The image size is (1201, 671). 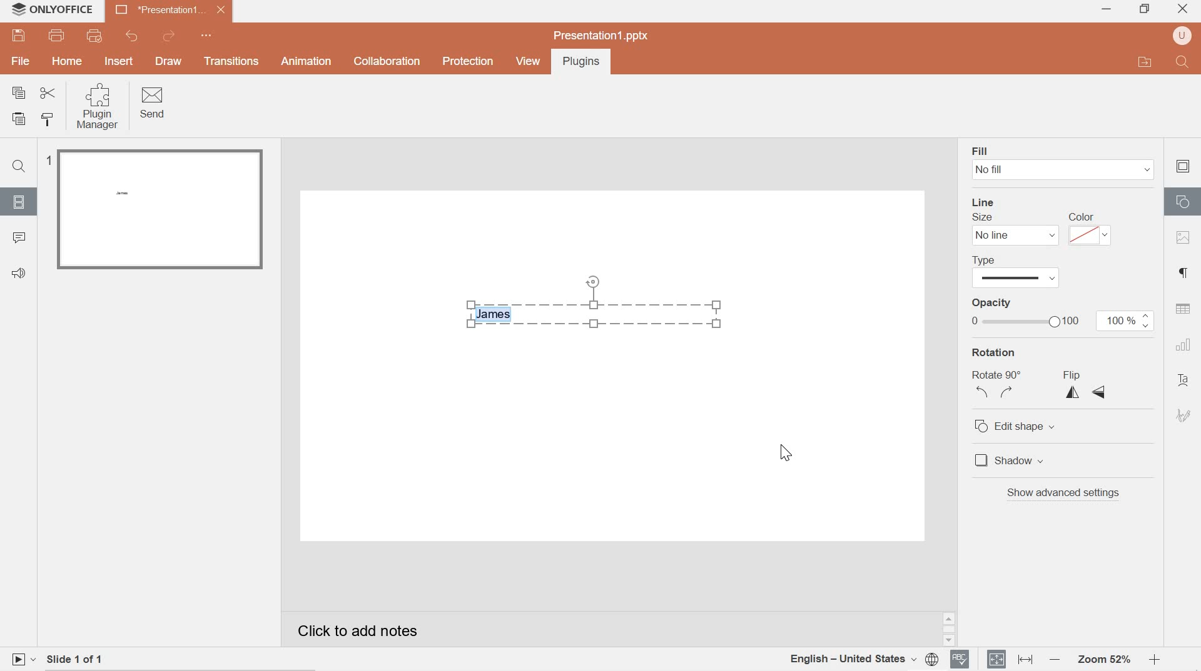 I want to click on quick print, so click(x=99, y=36).